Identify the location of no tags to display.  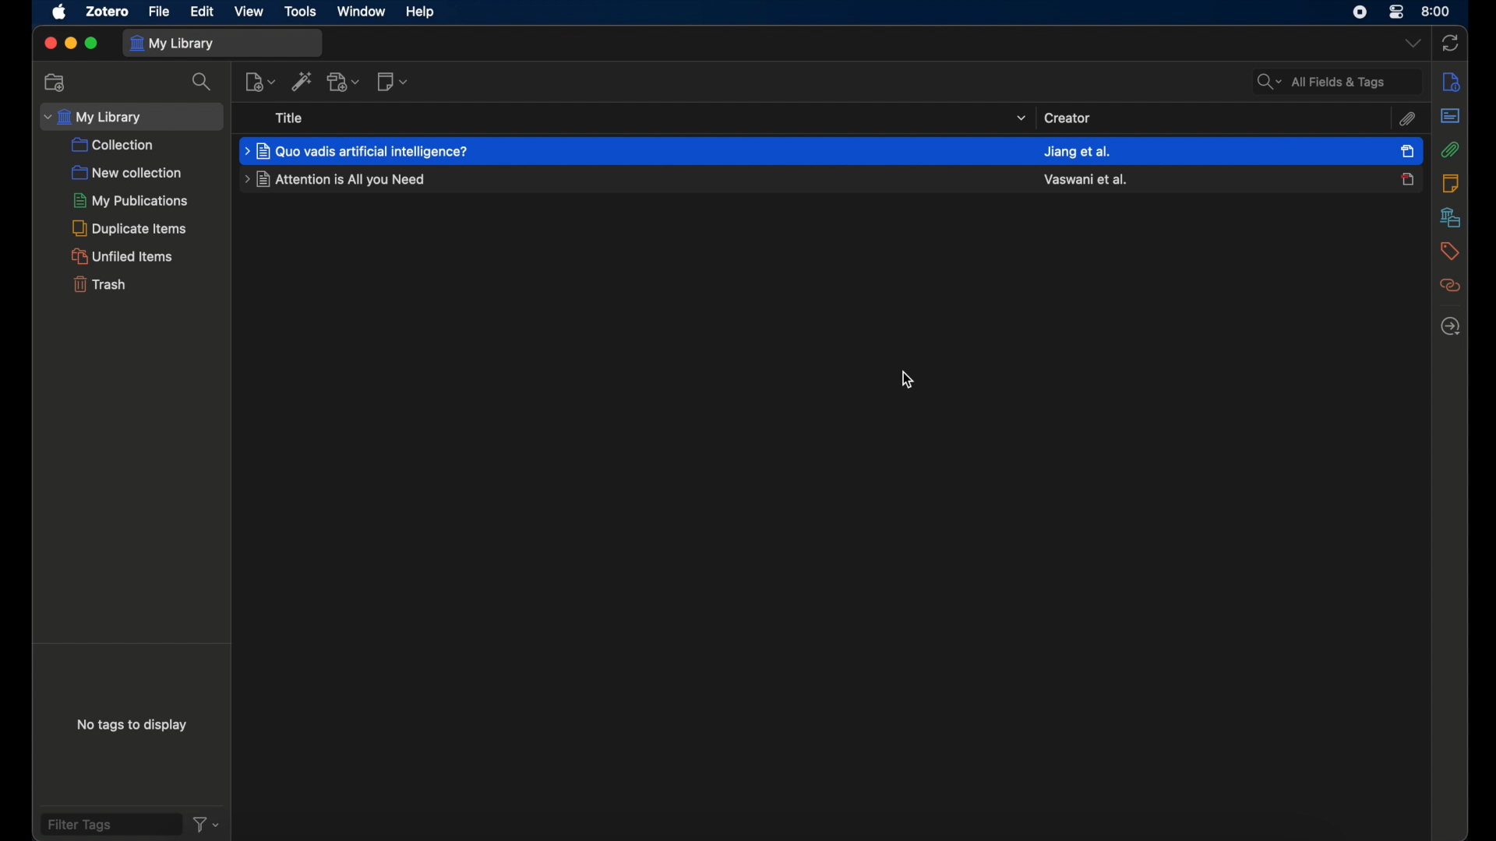
(132, 728).